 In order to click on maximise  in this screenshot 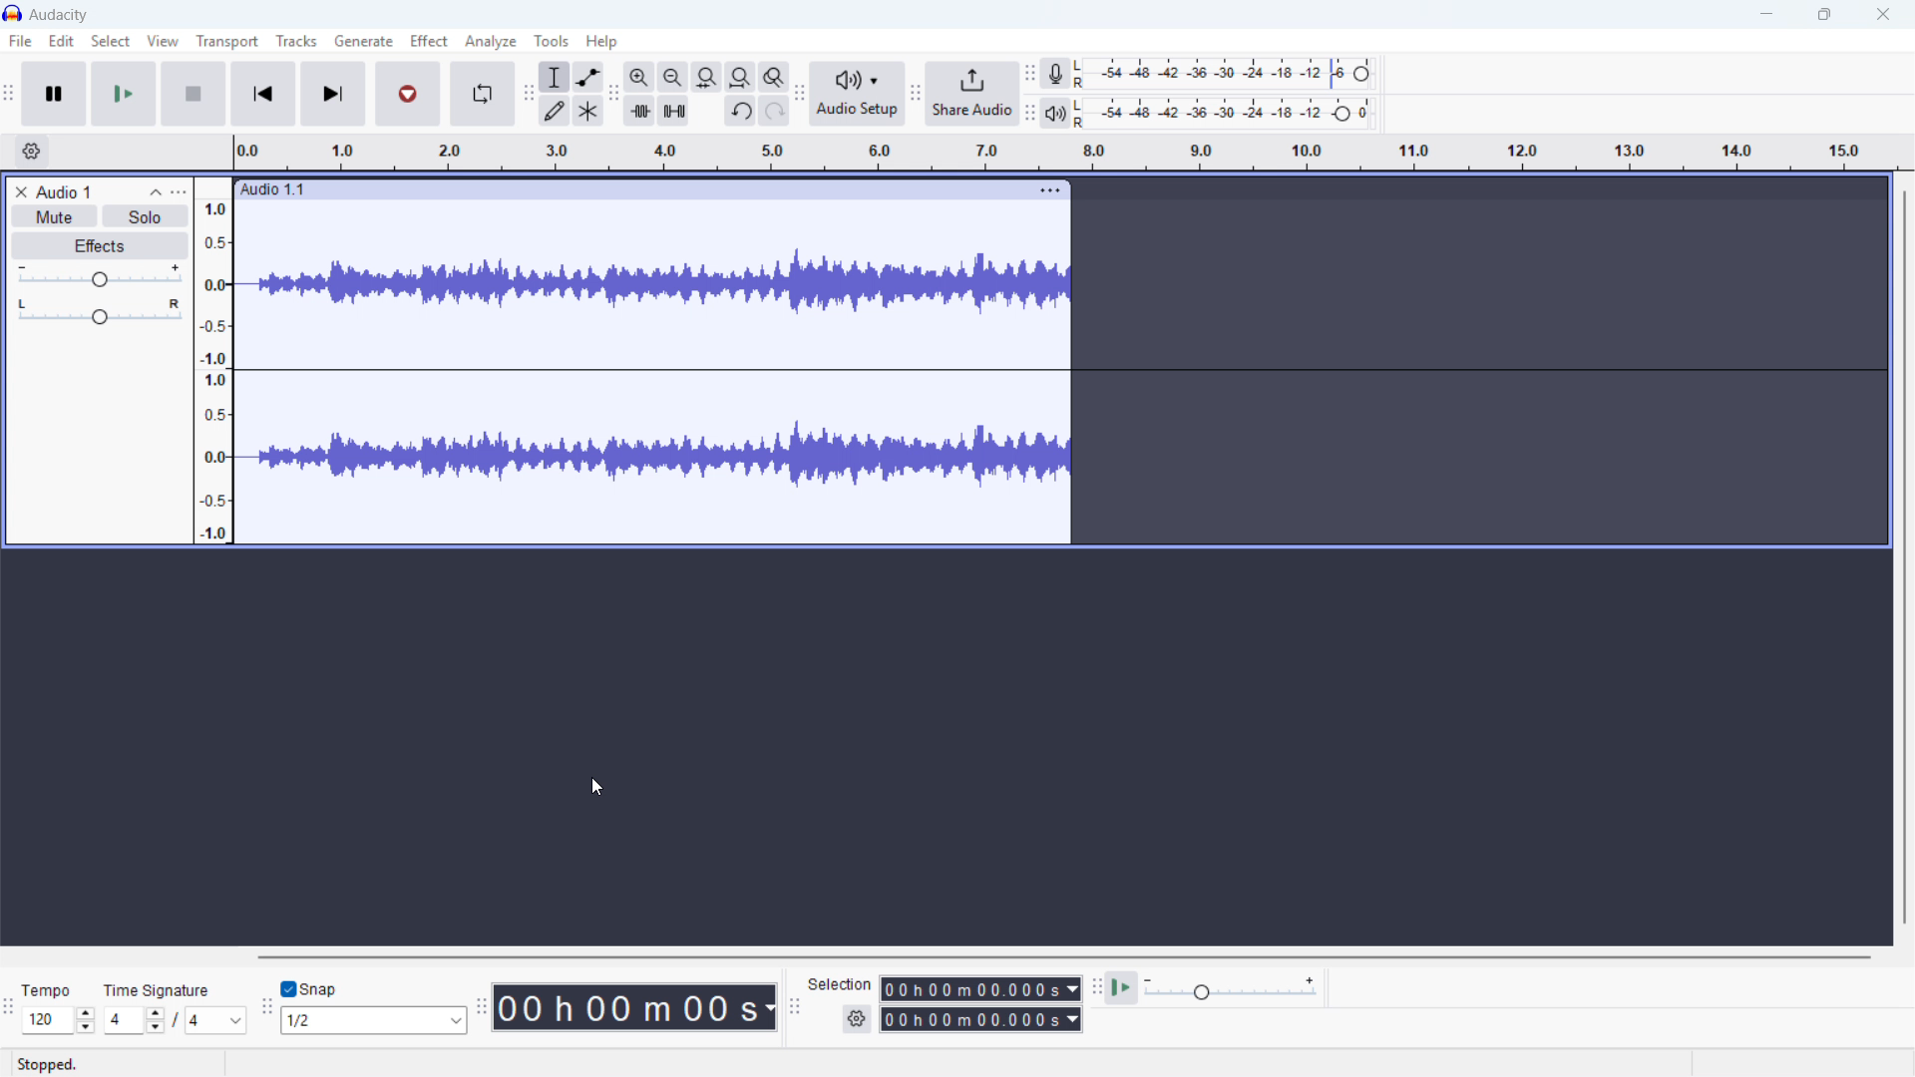, I will do `click(1825, 15)`.